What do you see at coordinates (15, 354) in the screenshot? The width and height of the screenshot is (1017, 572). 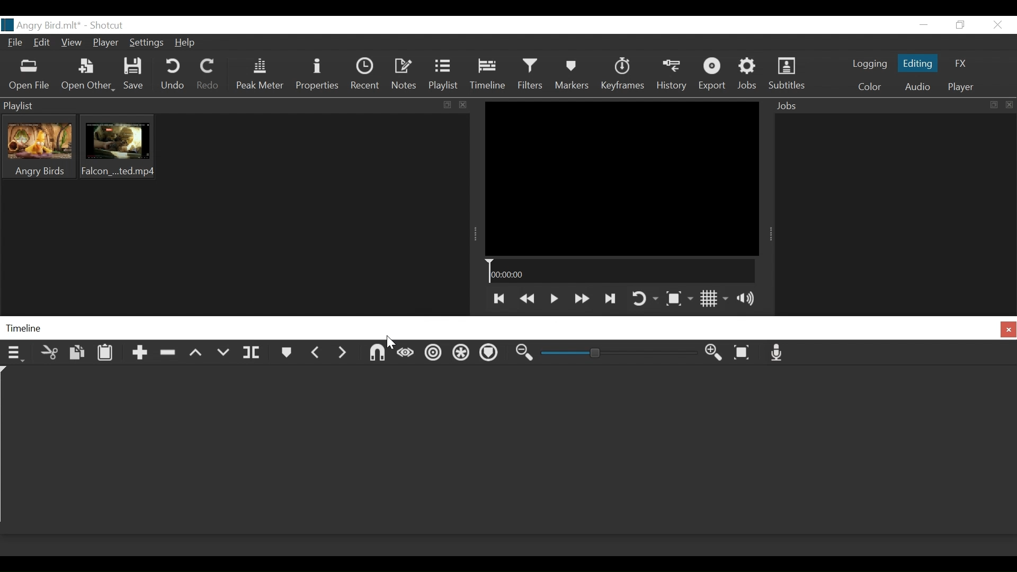 I see `Timeline menu` at bounding box center [15, 354].